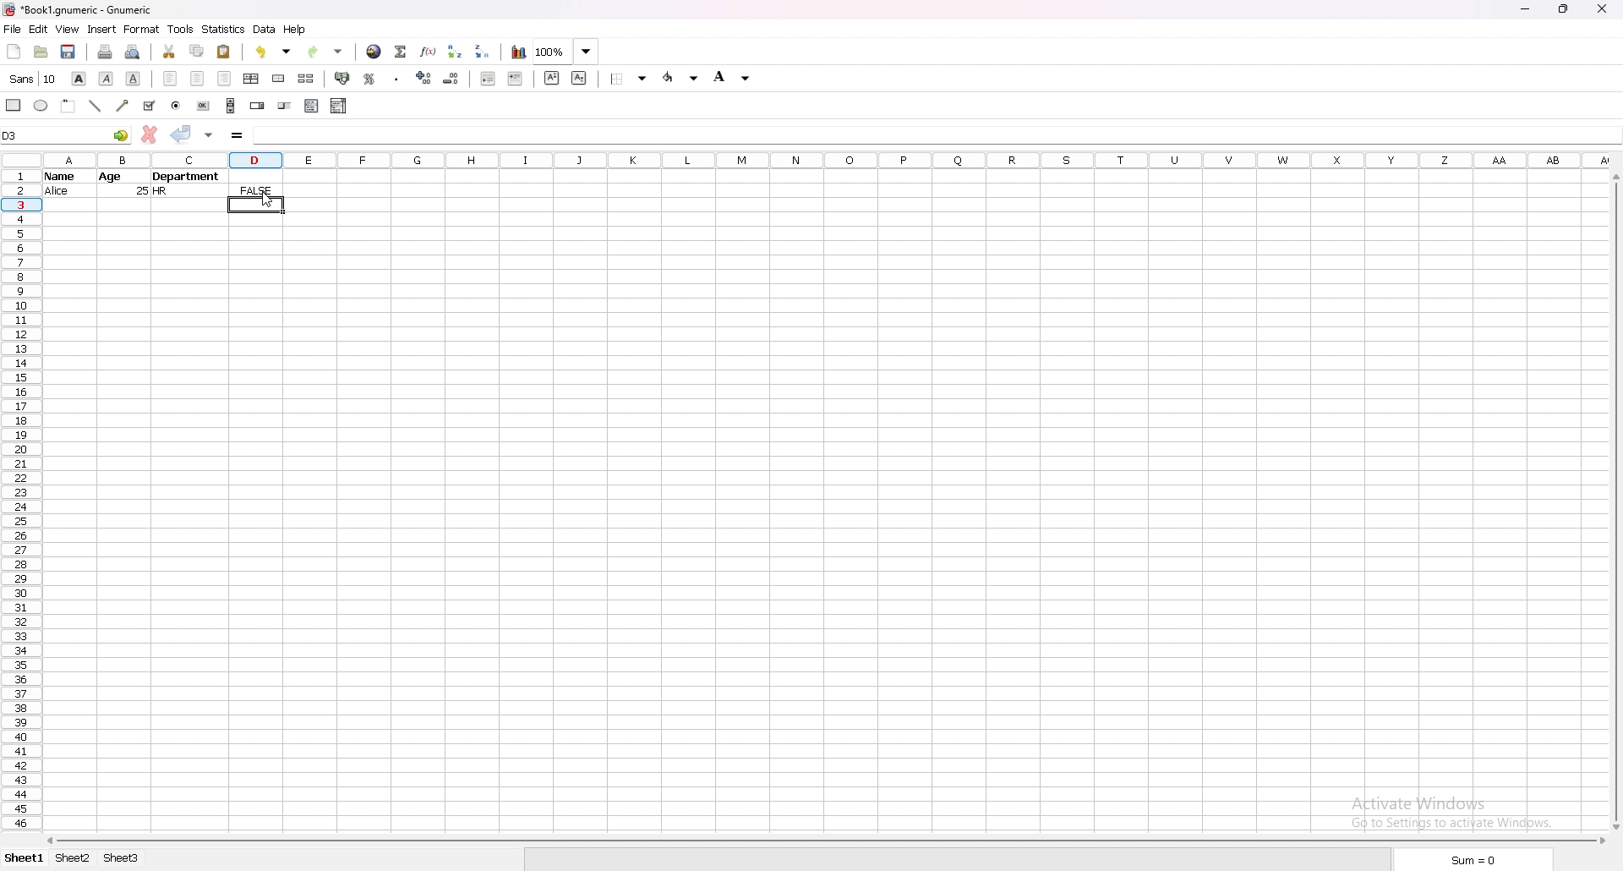 Image resolution: width=1623 pixels, height=871 pixels. What do you see at coordinates (41, 105) in the screenshot?
I see `ellipse` at bounding box center [41, 105].